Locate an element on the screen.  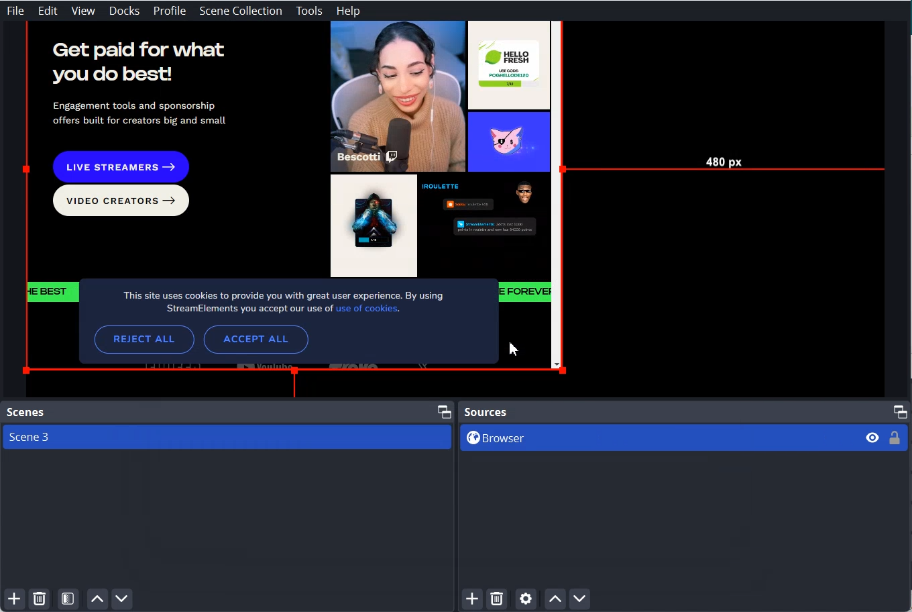
Docks is located at coordinates (125, 11).